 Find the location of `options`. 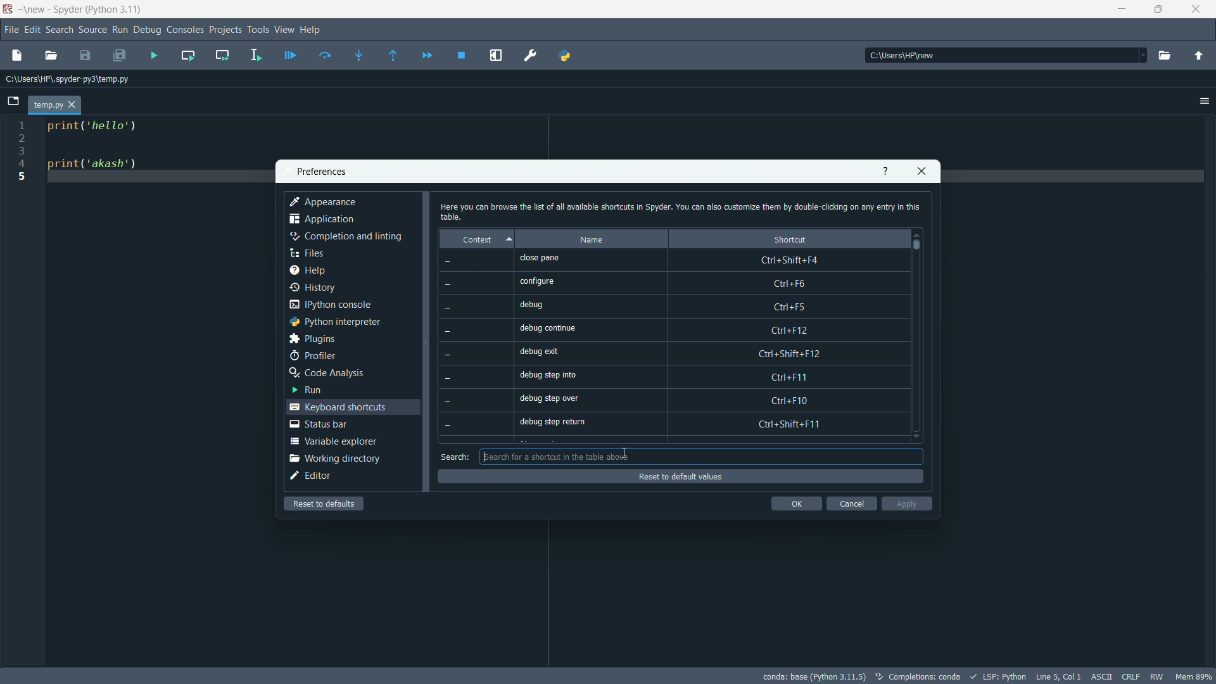

options is located at coordinates (1200, 99).